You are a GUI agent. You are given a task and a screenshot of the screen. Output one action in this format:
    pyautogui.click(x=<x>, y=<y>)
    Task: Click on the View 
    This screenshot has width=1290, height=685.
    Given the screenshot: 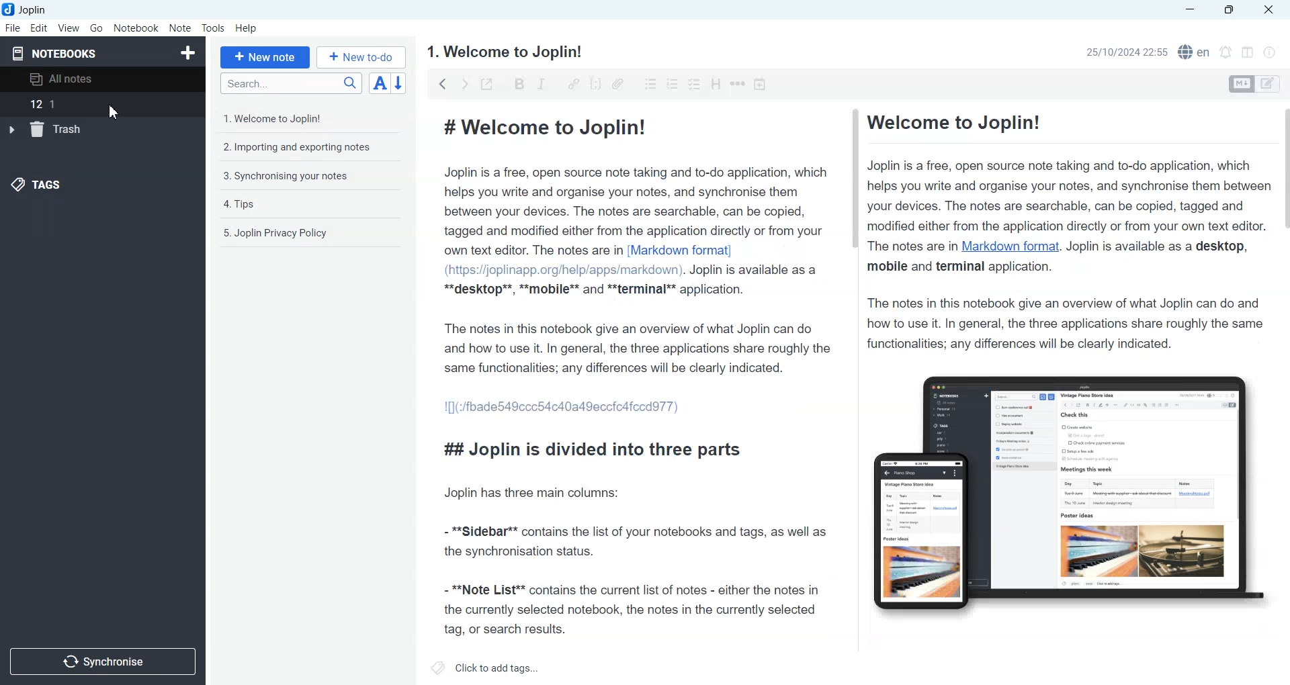 What is the action you would take?
    pyautogui.click(x=69, y=28)
    